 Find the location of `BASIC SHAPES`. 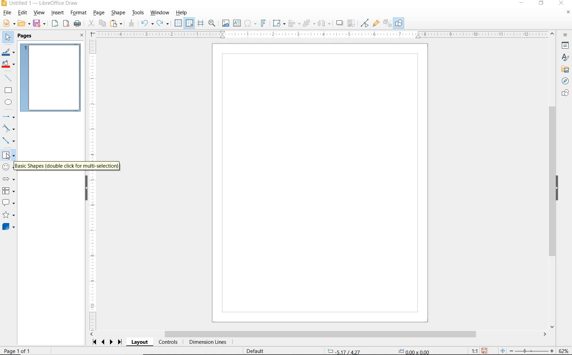

BASIC SHAPES is located at coordinates (68, 167).